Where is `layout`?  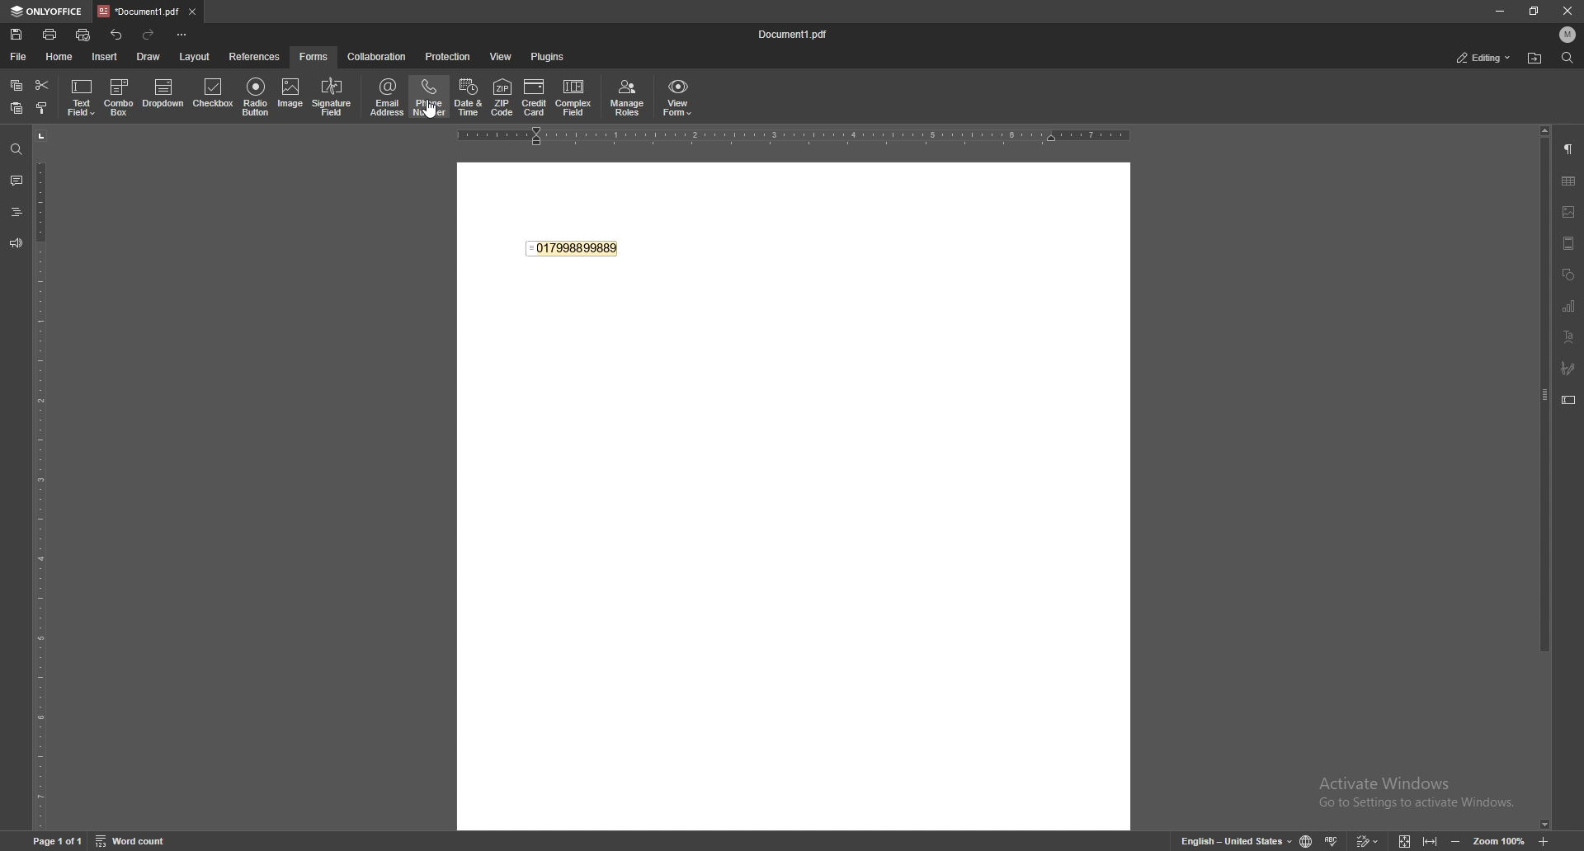
layout is located at coordinates (196, 56).